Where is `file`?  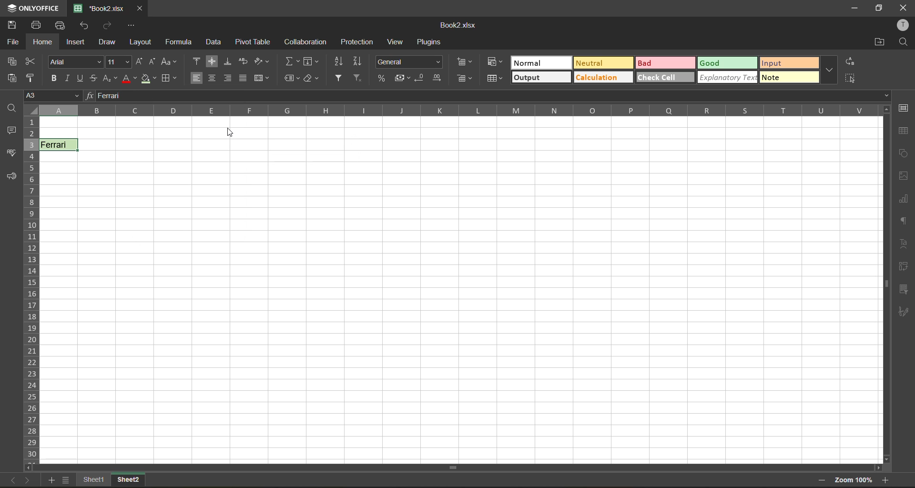
file is located at coordinates (10, 41).